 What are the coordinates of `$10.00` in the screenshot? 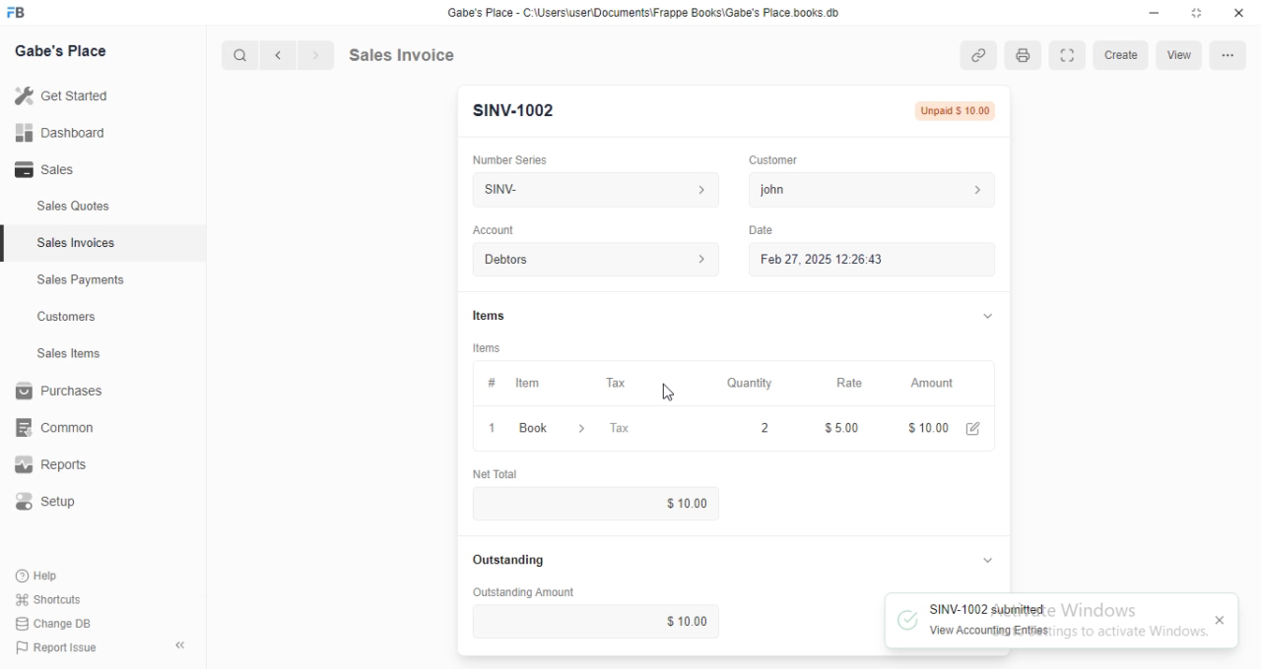 It's located at (687, 506).